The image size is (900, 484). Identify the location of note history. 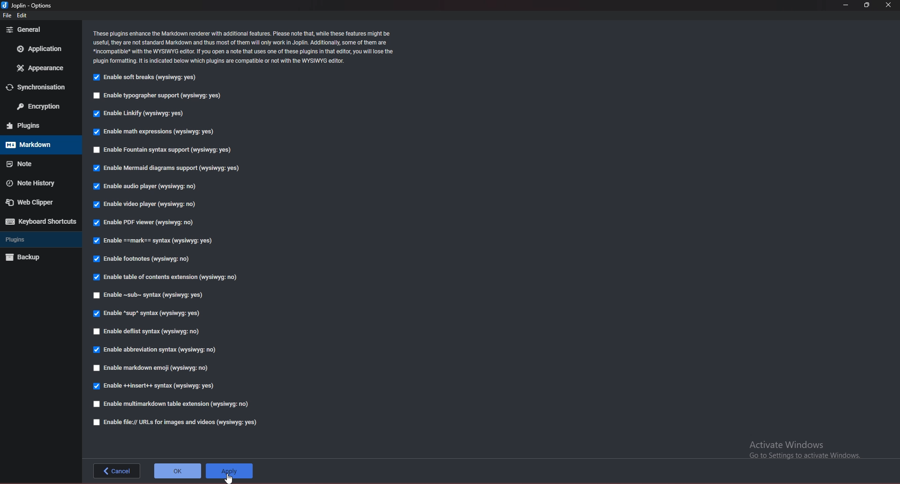
(37, 183).